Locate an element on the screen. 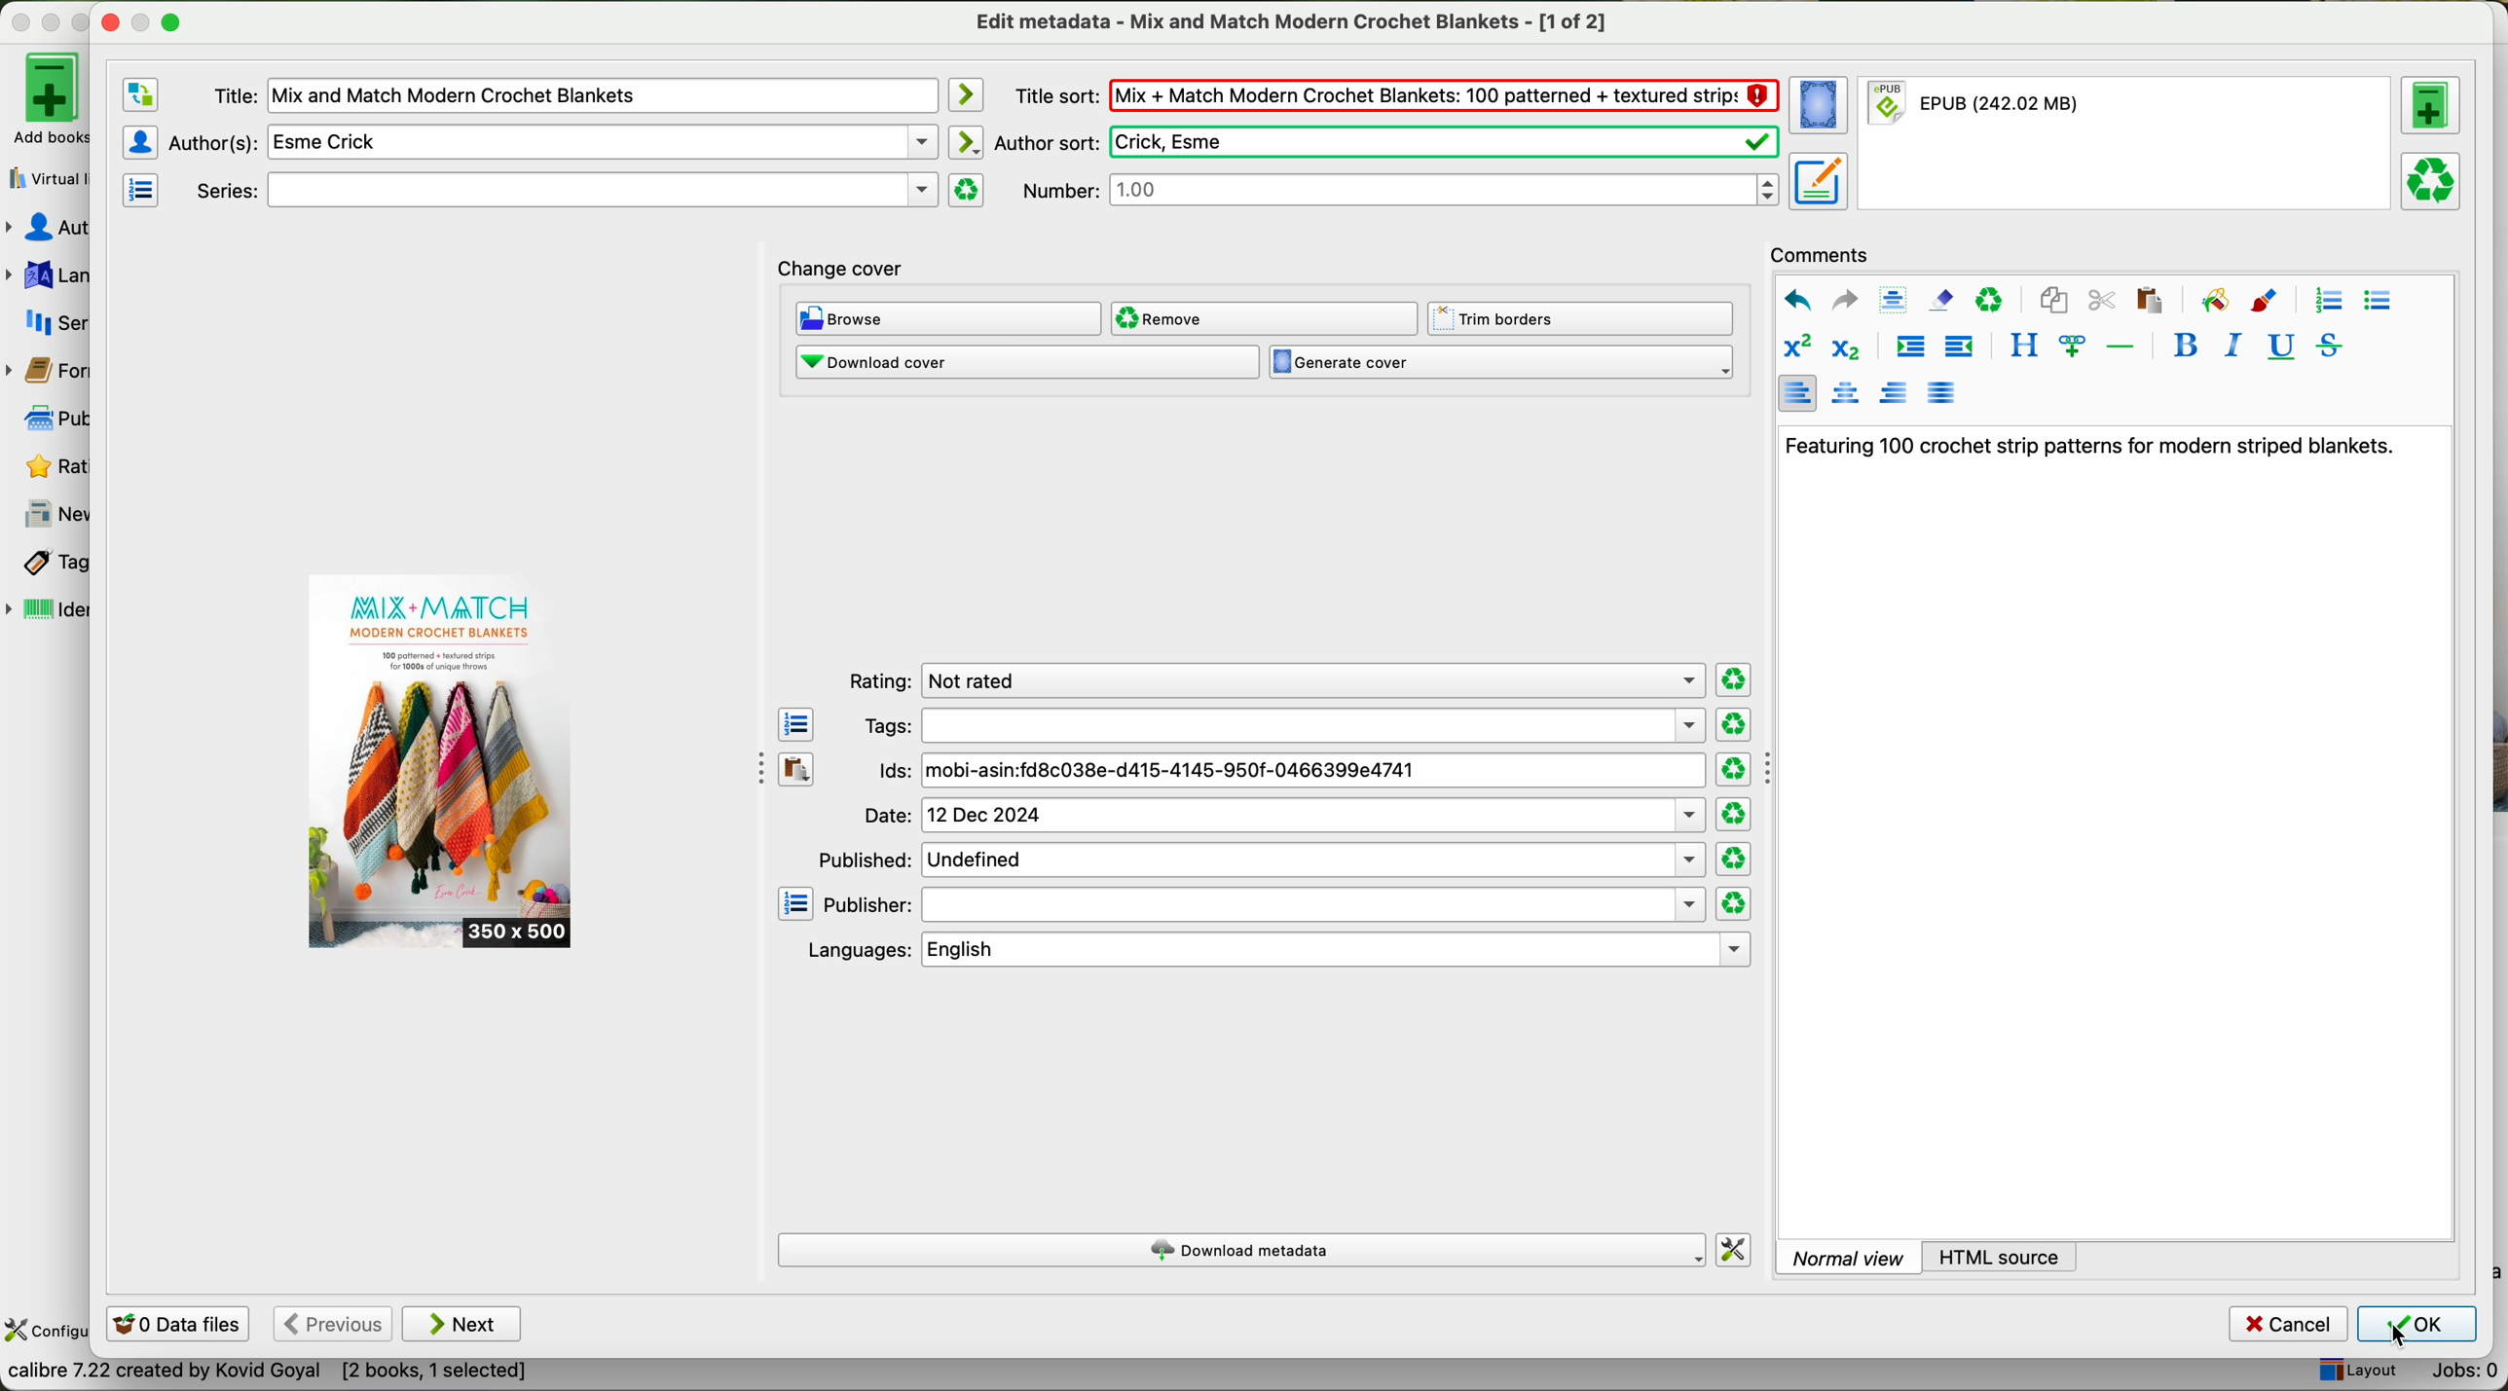  automatically create the title sort is located at coordinates (964, 95).